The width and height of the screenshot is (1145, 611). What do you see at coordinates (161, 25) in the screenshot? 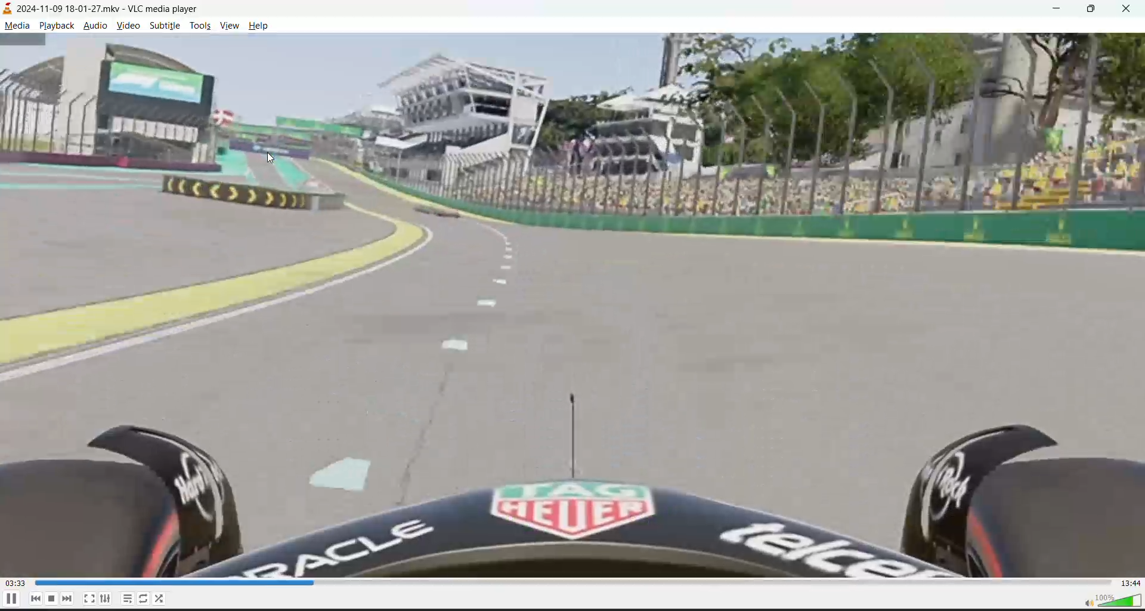
I see `subtitle` at bounding box center [161, 25].